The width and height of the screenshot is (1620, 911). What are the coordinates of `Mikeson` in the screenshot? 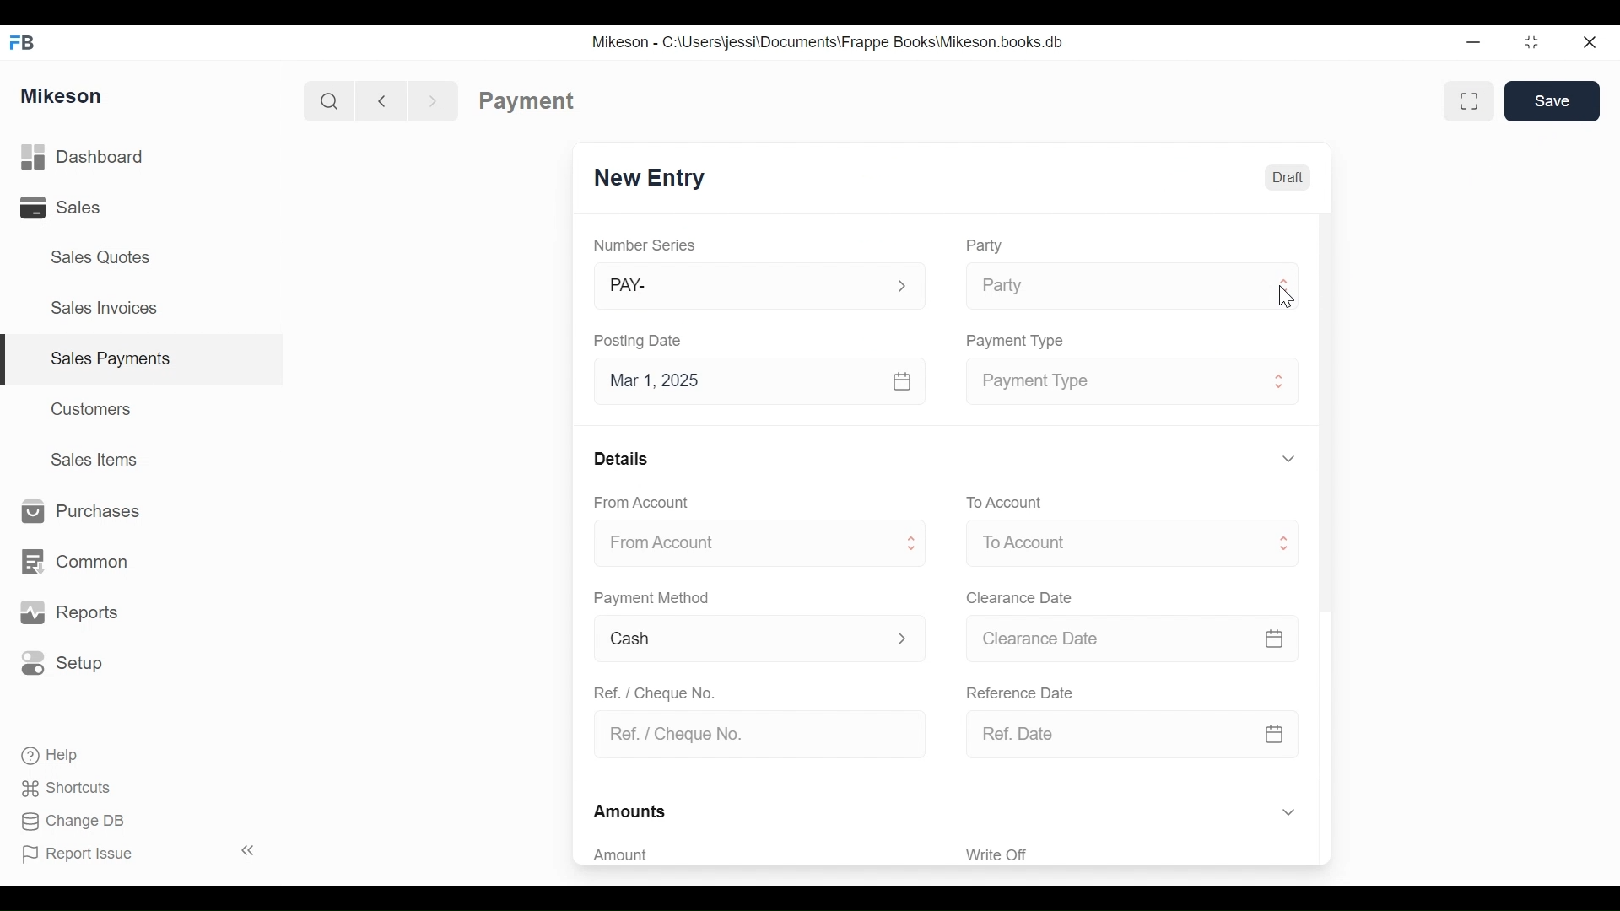 It's located at (62, 94).